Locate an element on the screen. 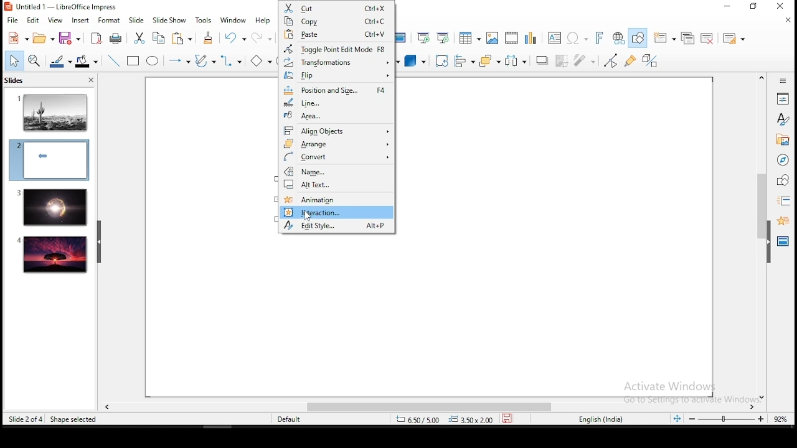 The image size is (797, 448). line is located at coordinates (112, 61).